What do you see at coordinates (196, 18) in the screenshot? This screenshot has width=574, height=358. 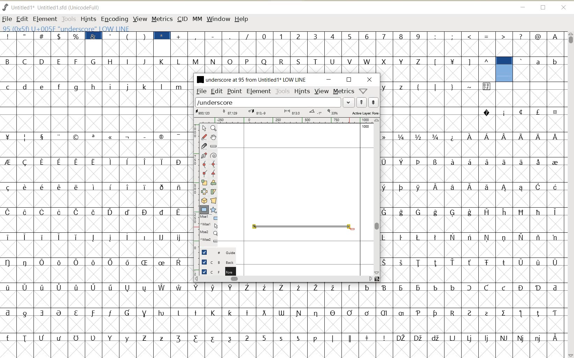 I see `MM` at bounding box center [196, 18].